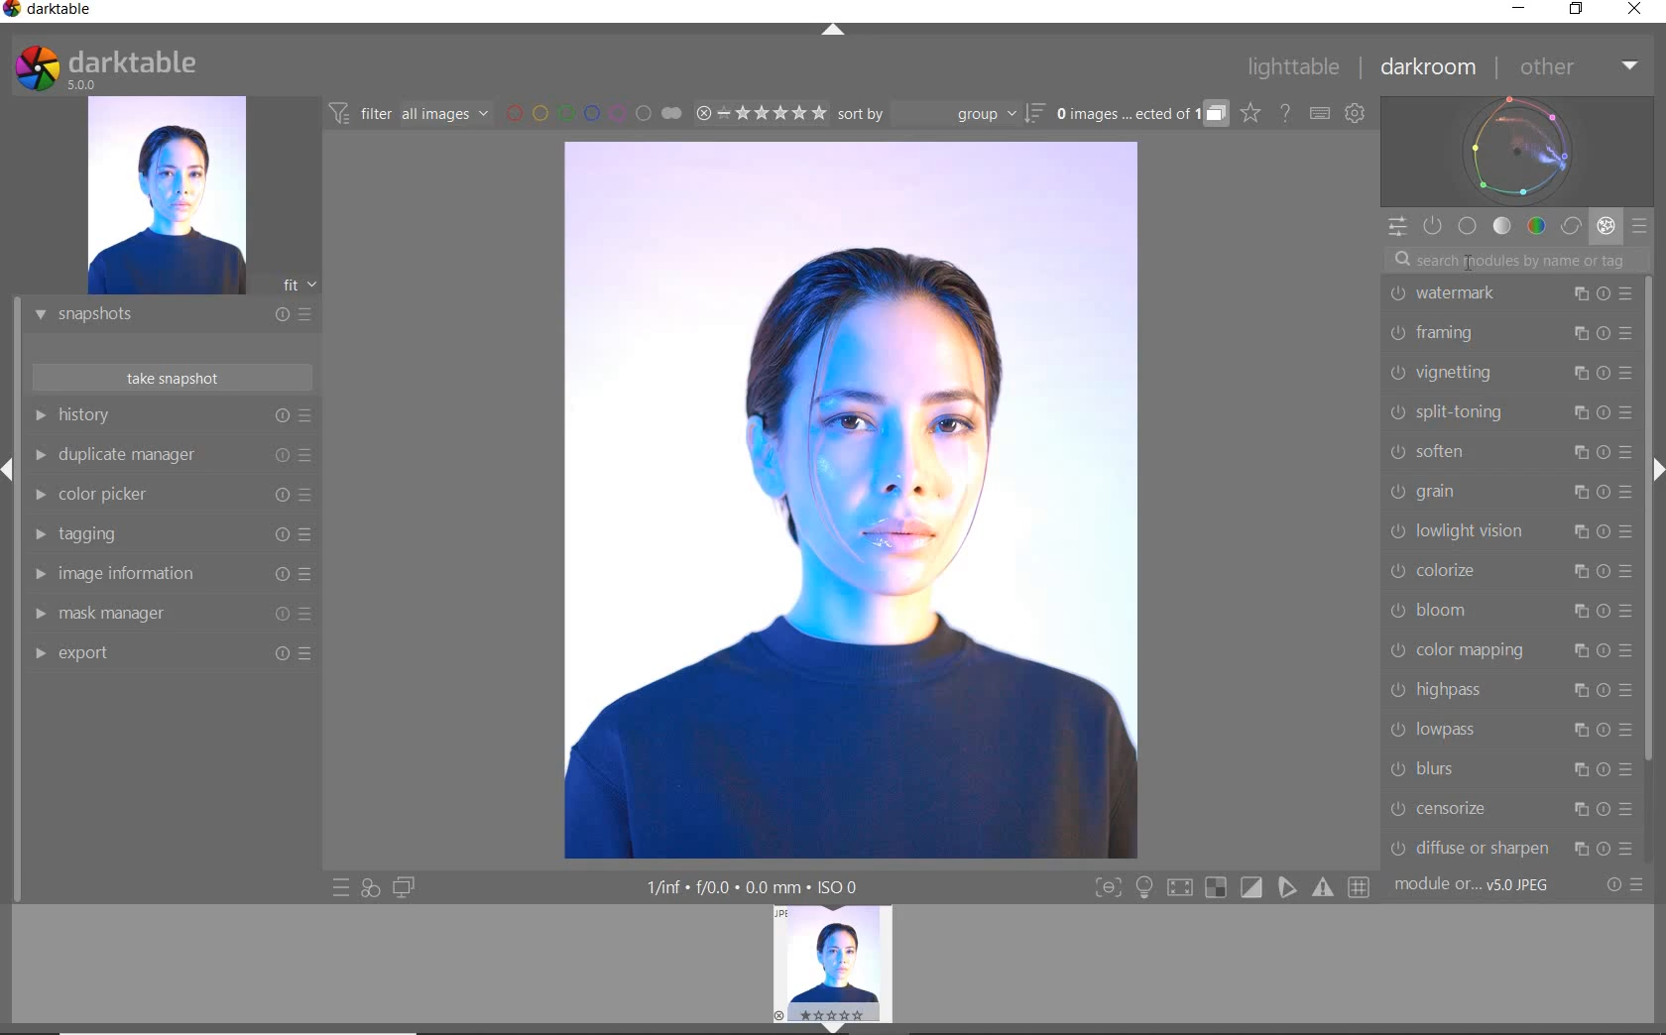 This screenshot has width=1666, height=1035. What do you see at coordinates (52, 13) in the screenshot?
I see `SYSTEM NAME` at bounding box center [52, 13].